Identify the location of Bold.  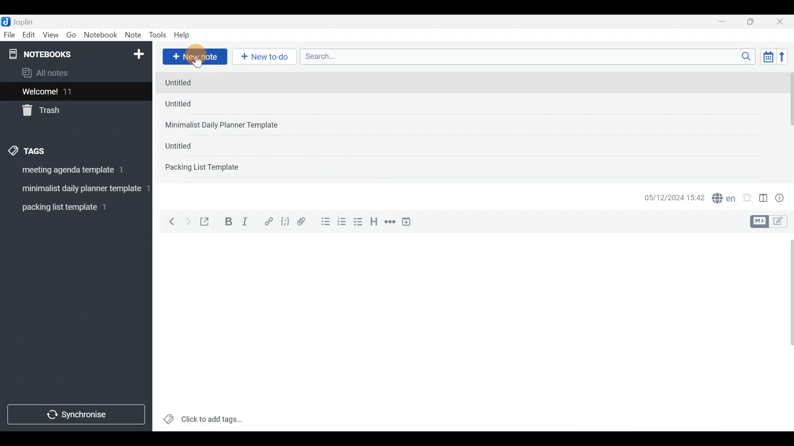
(228, 223).